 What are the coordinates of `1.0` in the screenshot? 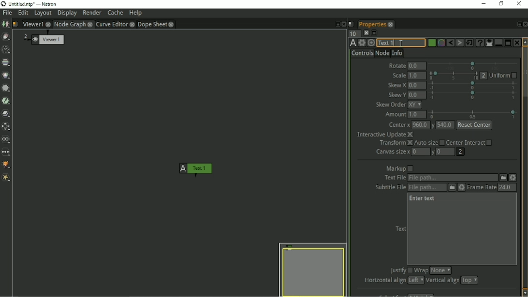 It's located at (417, 75).